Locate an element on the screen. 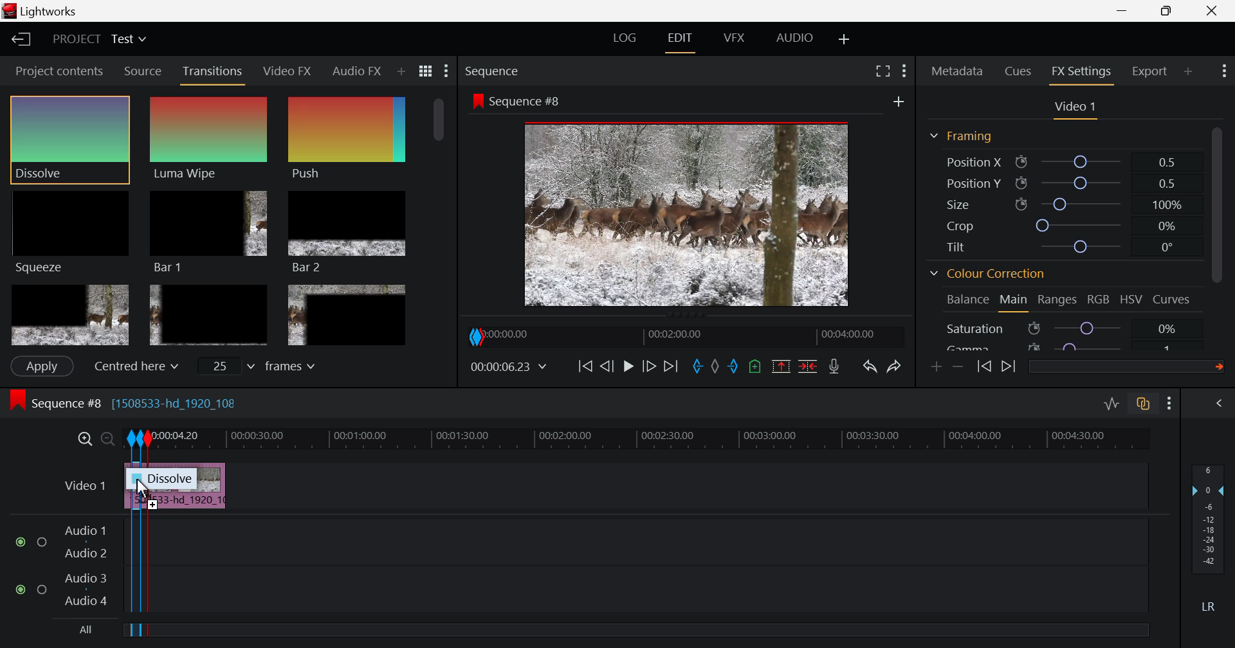 The width and height of the screenshot is (1235, 648). Curves is located at coordinates (1173, 300).